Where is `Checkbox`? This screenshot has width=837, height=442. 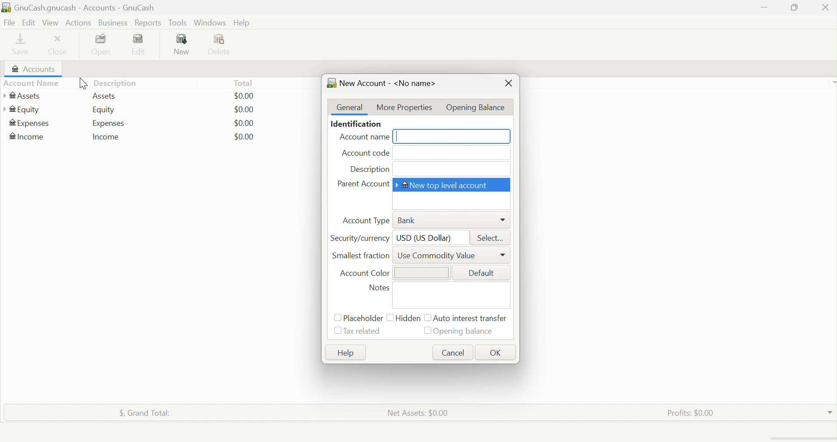
Checkbox is located at coordinates (337, 318).